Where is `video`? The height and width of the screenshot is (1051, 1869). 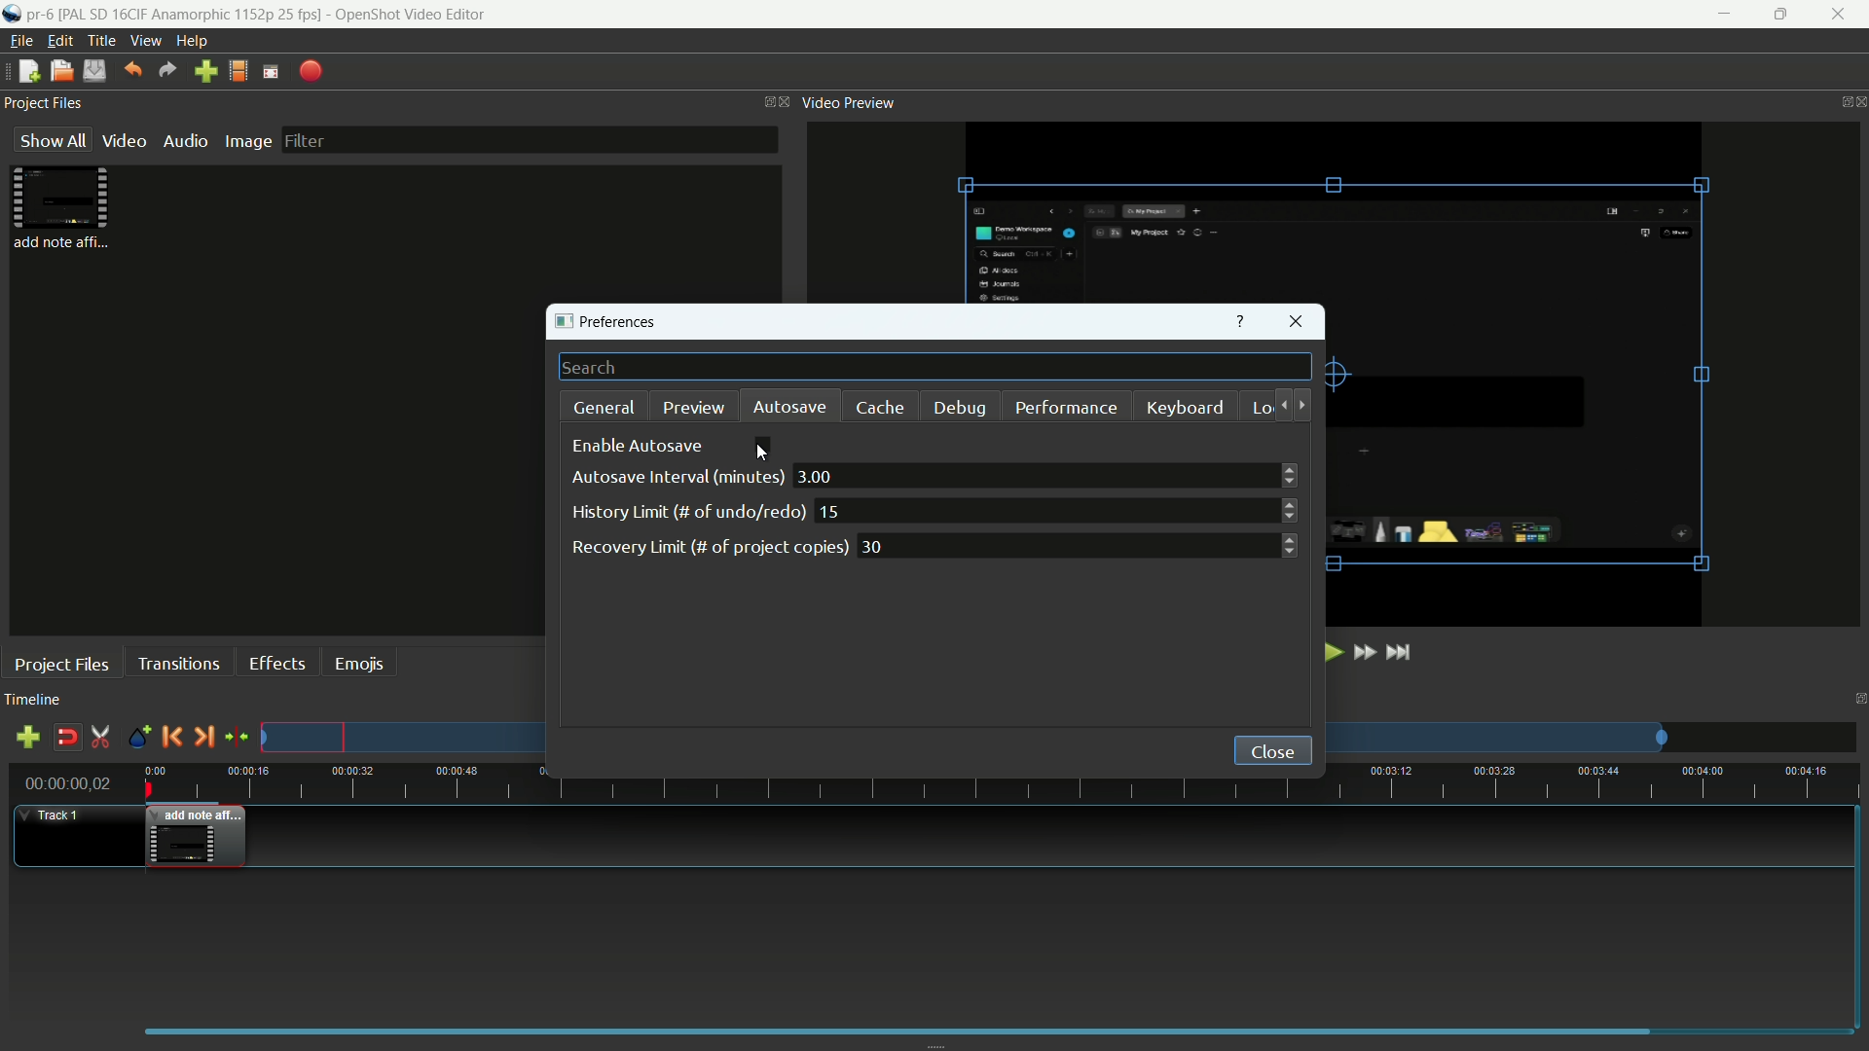
video is located at coordinates (124, 141).